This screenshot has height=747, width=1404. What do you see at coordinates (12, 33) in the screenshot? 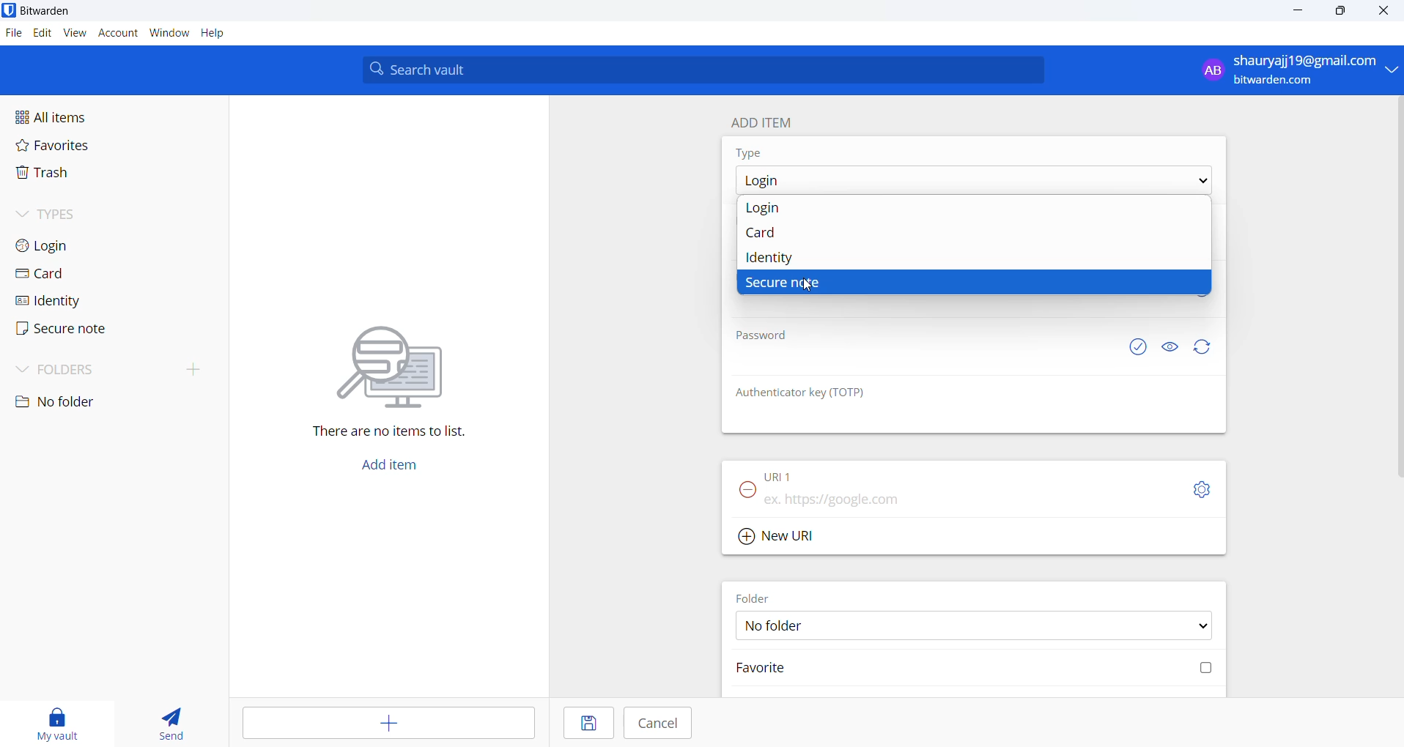
I see `file` at bounding box center [12, 33].